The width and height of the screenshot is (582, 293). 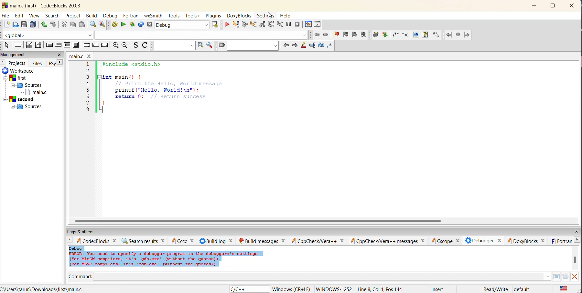 I want to click on entry condition loop, so click(x=48, y=45).